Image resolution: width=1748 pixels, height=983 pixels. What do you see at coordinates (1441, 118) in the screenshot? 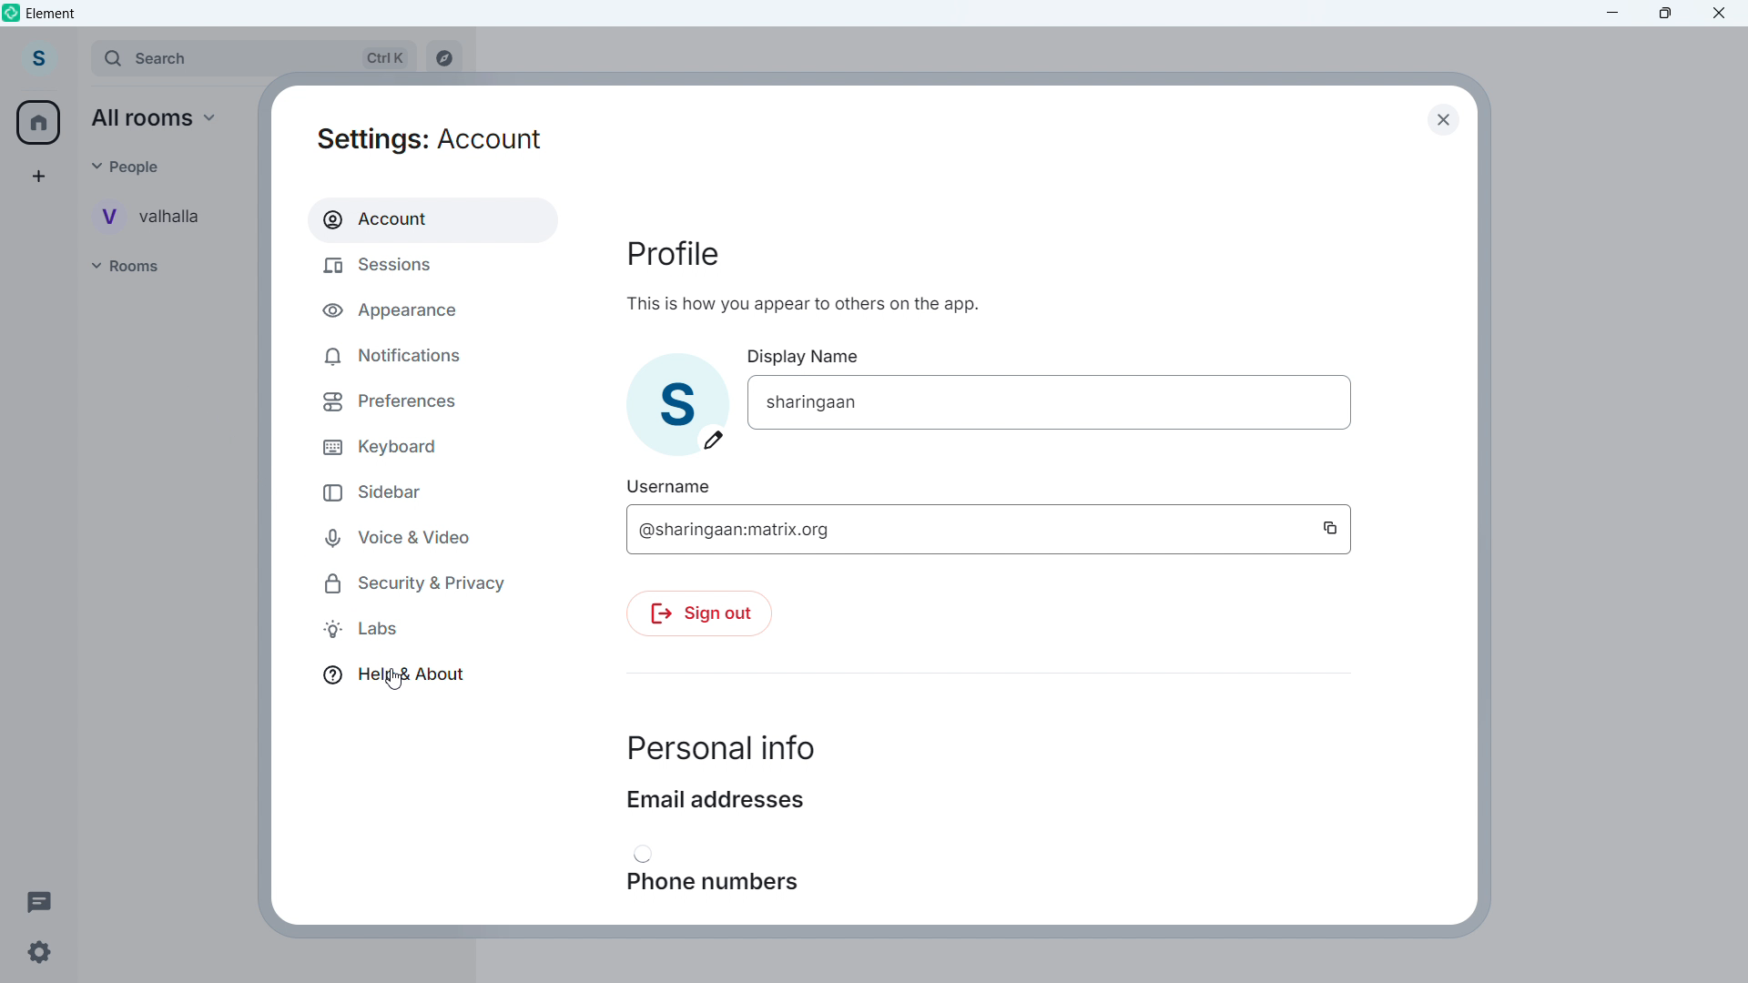
I see `Close dialogue box ` at bounding box center [1441, 118].